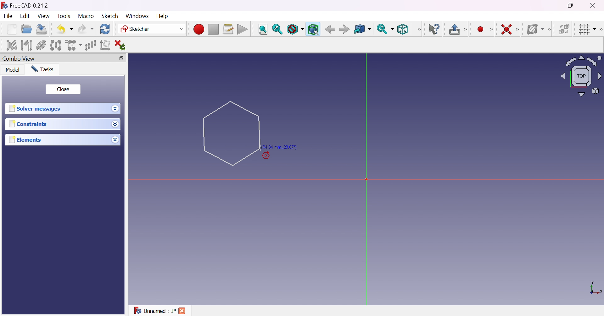  I want to click on Undo, so click(65, 30).